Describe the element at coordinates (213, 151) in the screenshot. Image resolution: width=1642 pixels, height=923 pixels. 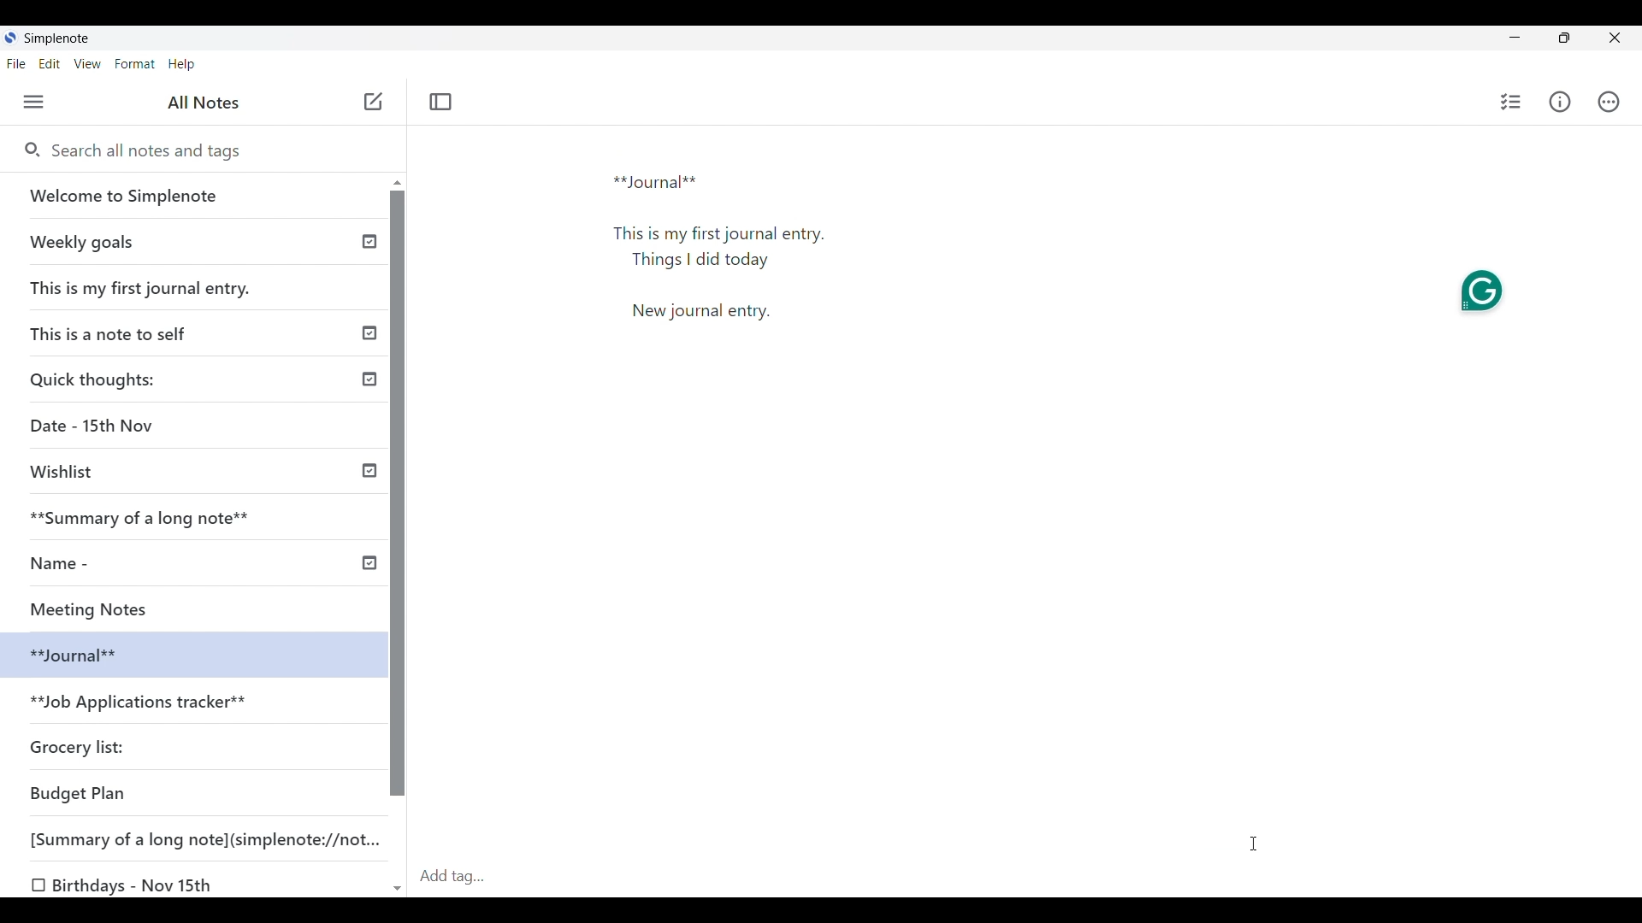
I see `Search all notes and tags` at that location.